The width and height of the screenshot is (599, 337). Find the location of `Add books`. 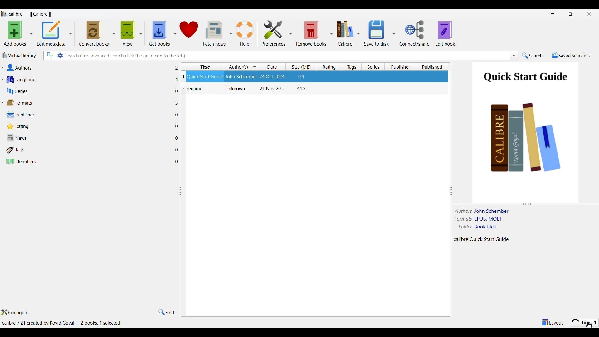

Add books is located at coordinates (15, 33).